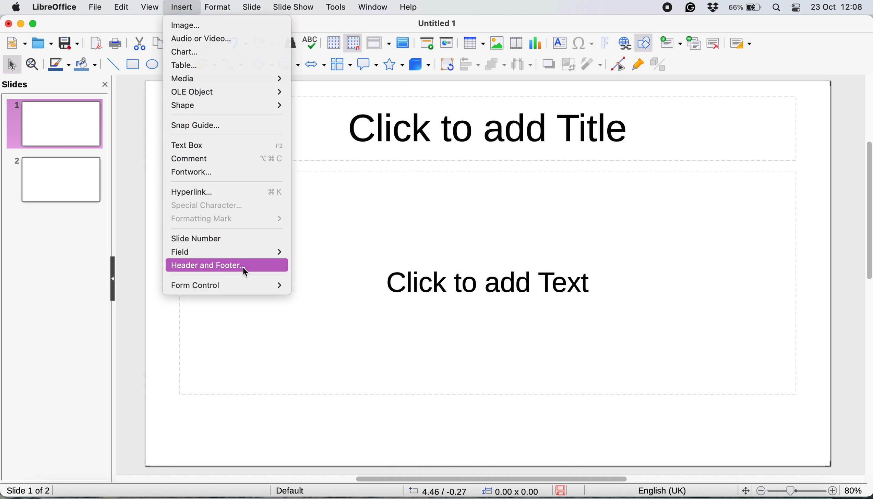 Image resolution: width=873 pixels, height=499 pixels. Describe the element at coordinates (59, 65) in the screenshot. I see `line color` at that location.